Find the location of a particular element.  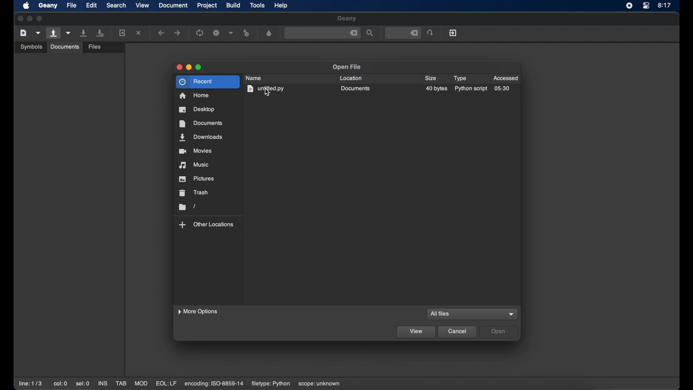

compile the current file is located at coordinates (200, 33).